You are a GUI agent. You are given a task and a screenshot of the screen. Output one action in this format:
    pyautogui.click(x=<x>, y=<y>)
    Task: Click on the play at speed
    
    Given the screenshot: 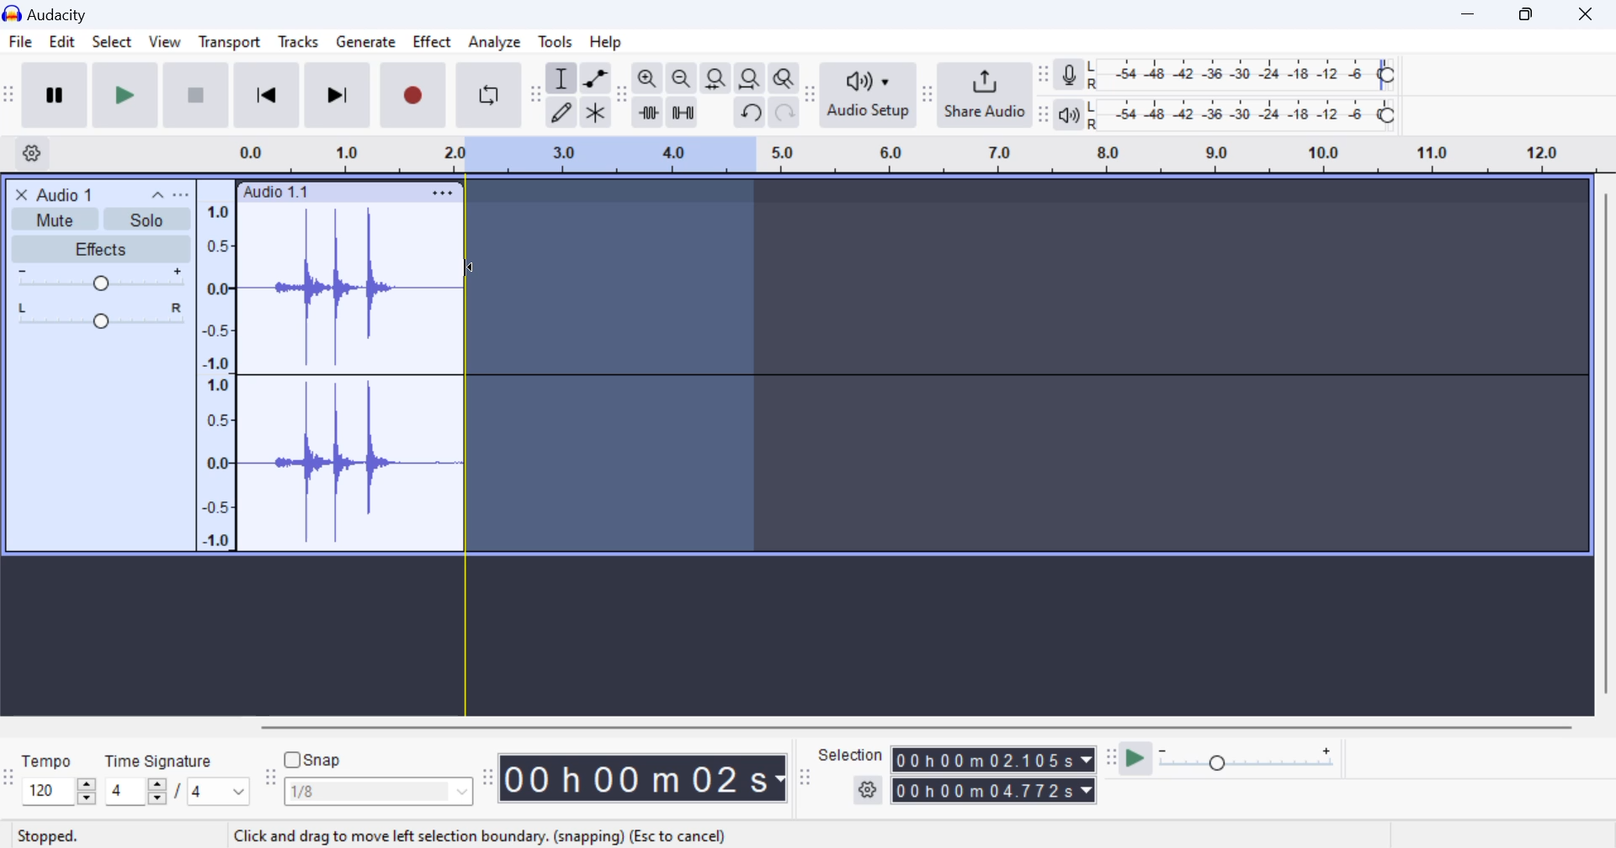 What is the action you would take?
    pyautogui.click(x=1135, y=760)
    